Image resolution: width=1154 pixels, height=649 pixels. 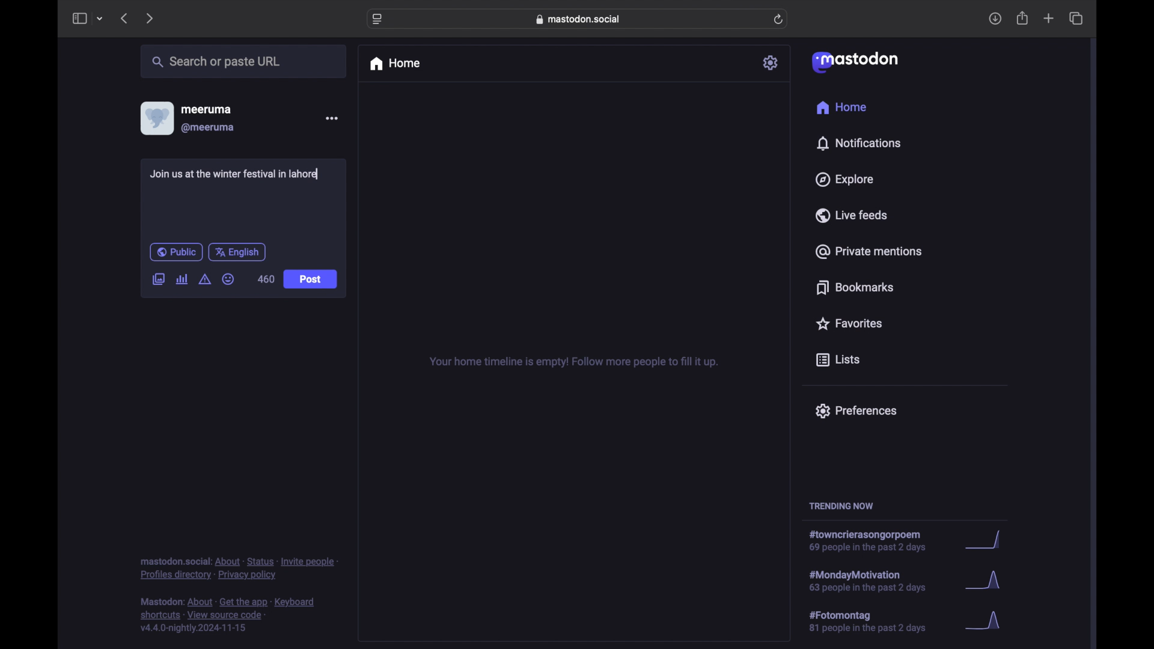 I want to click on new tab, so click(x=1049, y=18).